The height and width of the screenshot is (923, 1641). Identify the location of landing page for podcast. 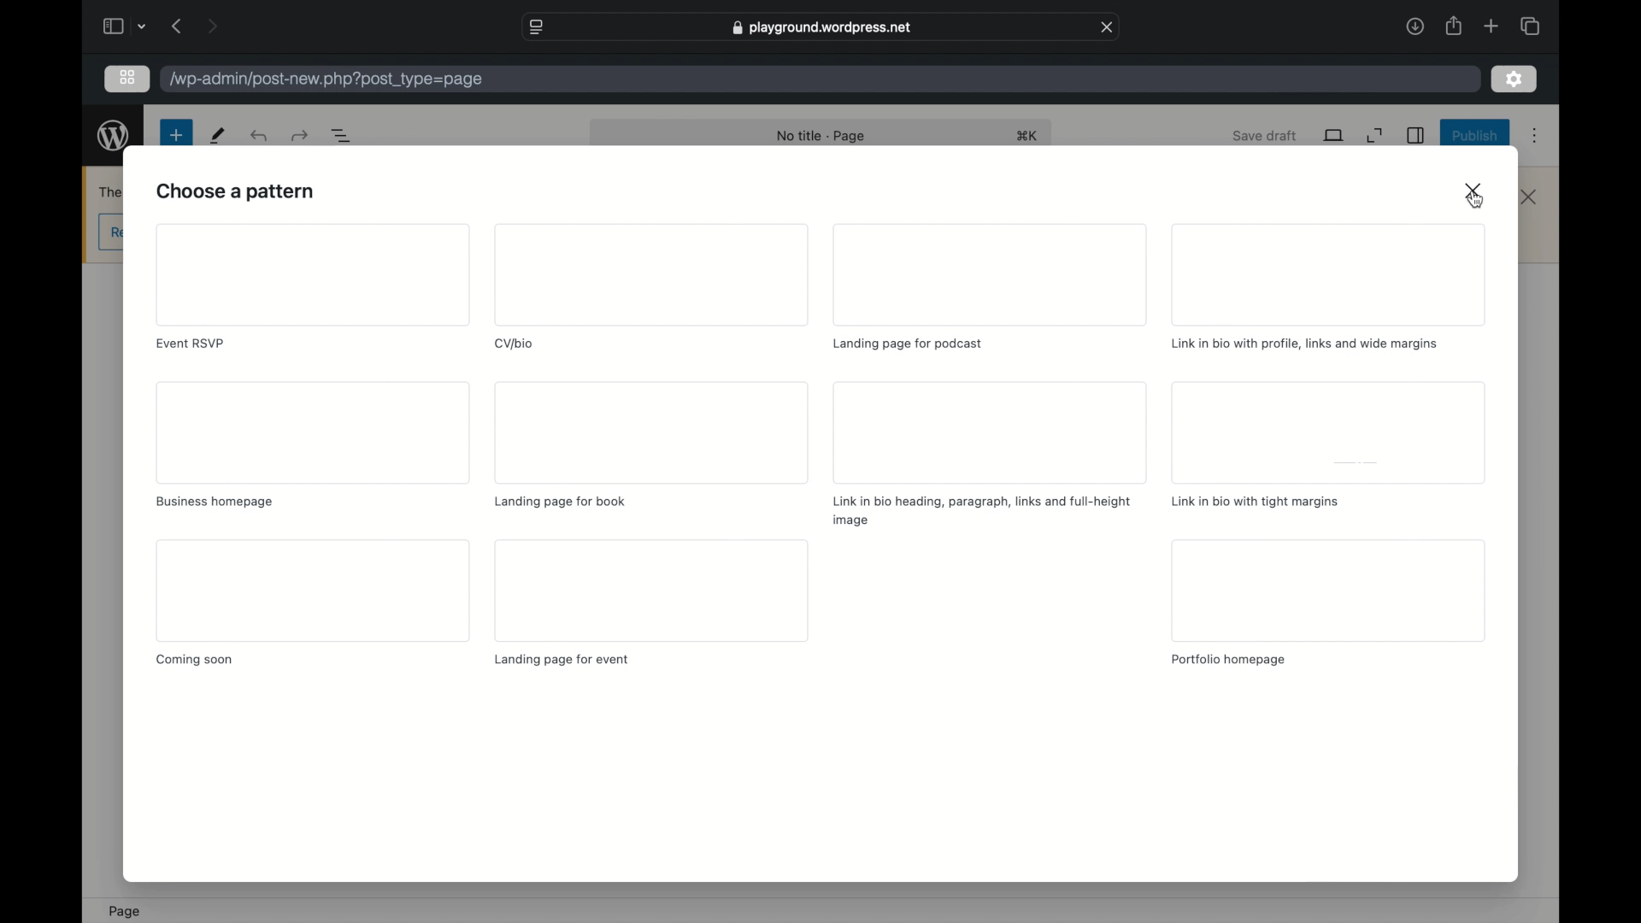
(909, 345).